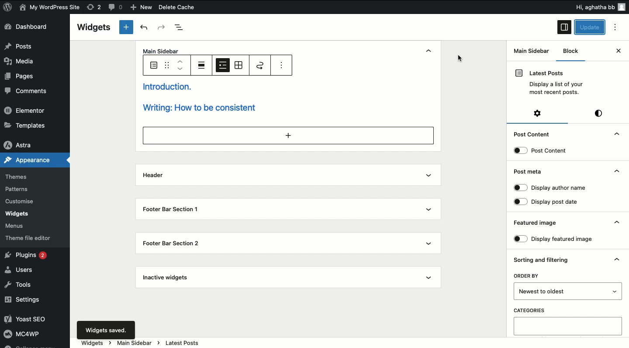 The height and width of the screenshot is (348, 629). Describe the element at coordinates (17, 225) in the screenshot. I see `‘Menus` at that location.